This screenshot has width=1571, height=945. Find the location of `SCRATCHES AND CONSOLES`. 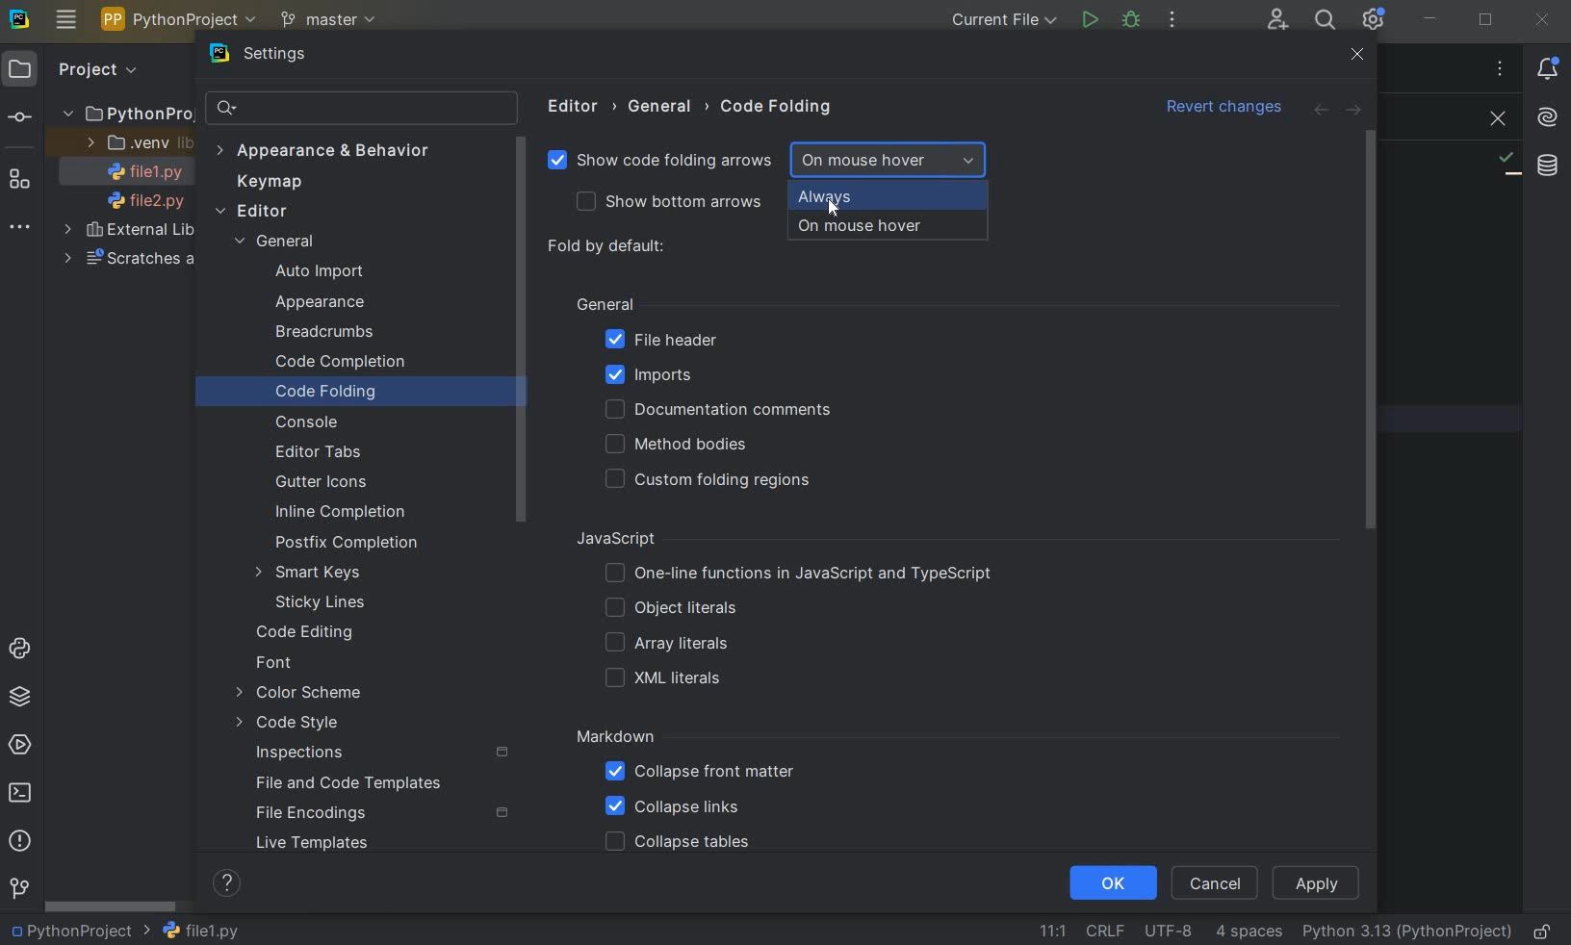

SCRATCHES AND CONSOLES is located at coordinates (126, 260).